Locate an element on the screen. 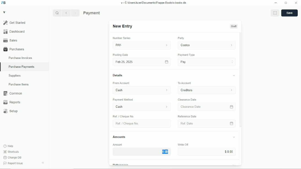 The height and width of the screenshot is (169, 301). ‘From Account is located at coordinates (121, 83).